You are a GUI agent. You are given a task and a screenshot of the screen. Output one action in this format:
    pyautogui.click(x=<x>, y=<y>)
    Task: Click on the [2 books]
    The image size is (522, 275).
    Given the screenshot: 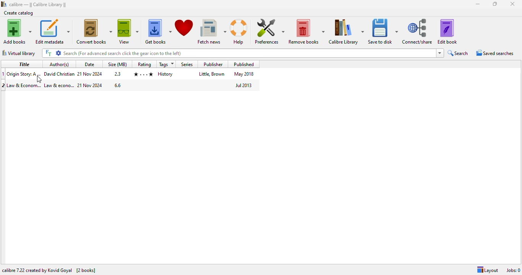 What is the action you would take?
    pyautogui.click(x=86, y=270)
    